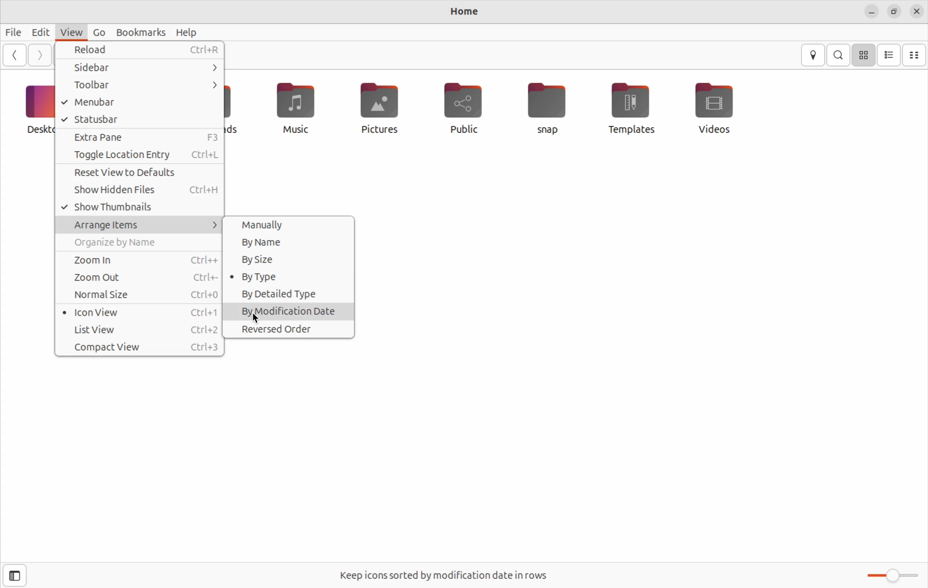 The image size is (928, 588). I want to click on music file, so click(292, 107).